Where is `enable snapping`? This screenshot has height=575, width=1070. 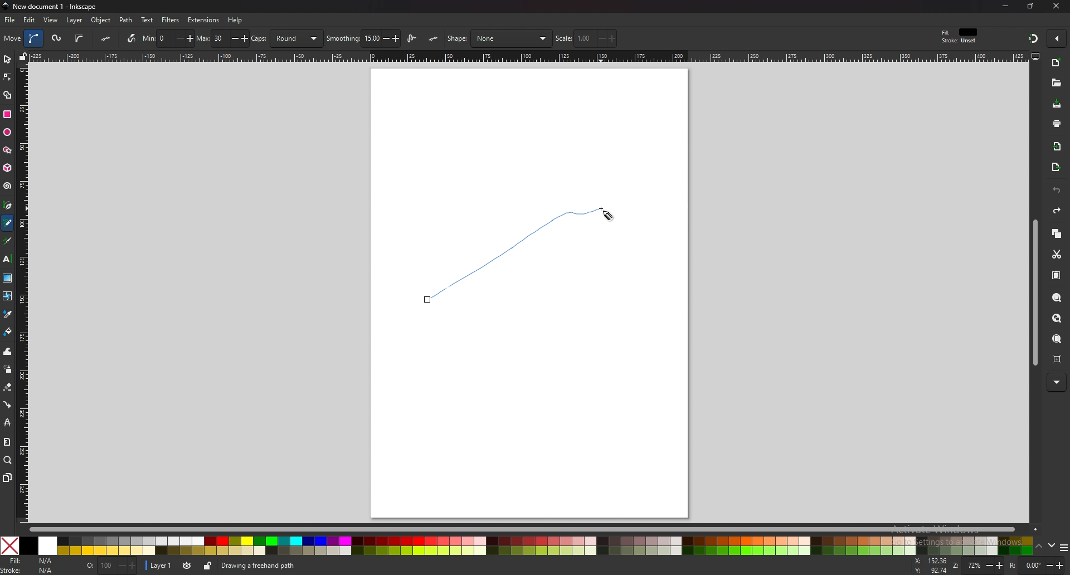 enable snapping is located at coordinates (1056, 38).